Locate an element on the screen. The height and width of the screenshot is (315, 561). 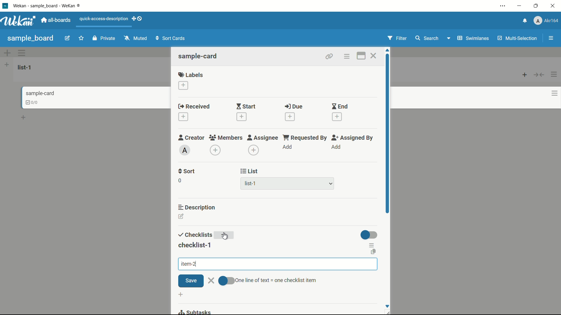
profile is located at coordinates (546, 21).